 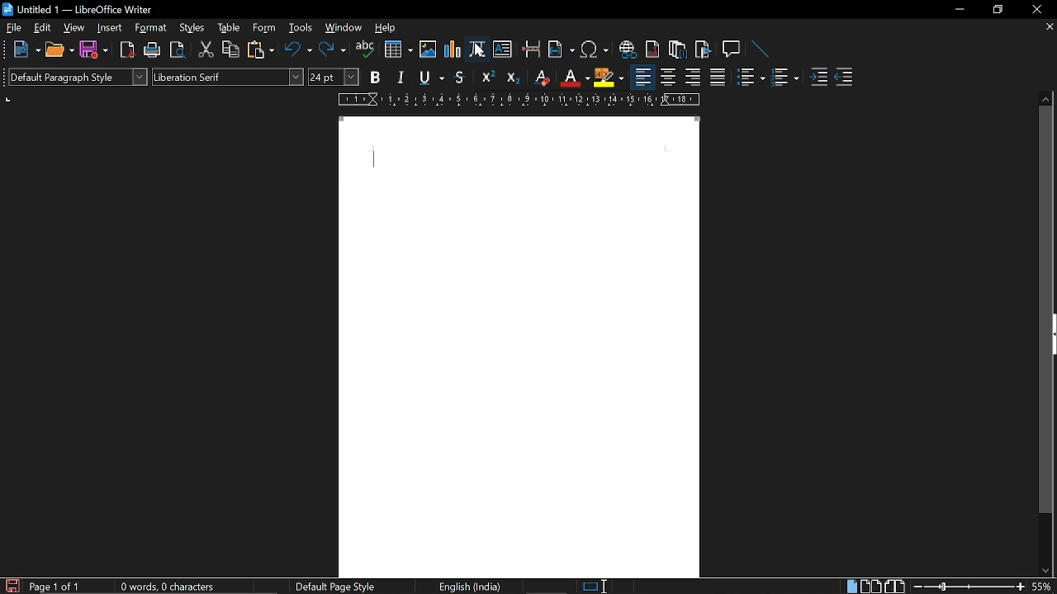 What do you see at coordinates (42, 28) in the screenshot?
I see `edit` at bounding box center [42, 28].